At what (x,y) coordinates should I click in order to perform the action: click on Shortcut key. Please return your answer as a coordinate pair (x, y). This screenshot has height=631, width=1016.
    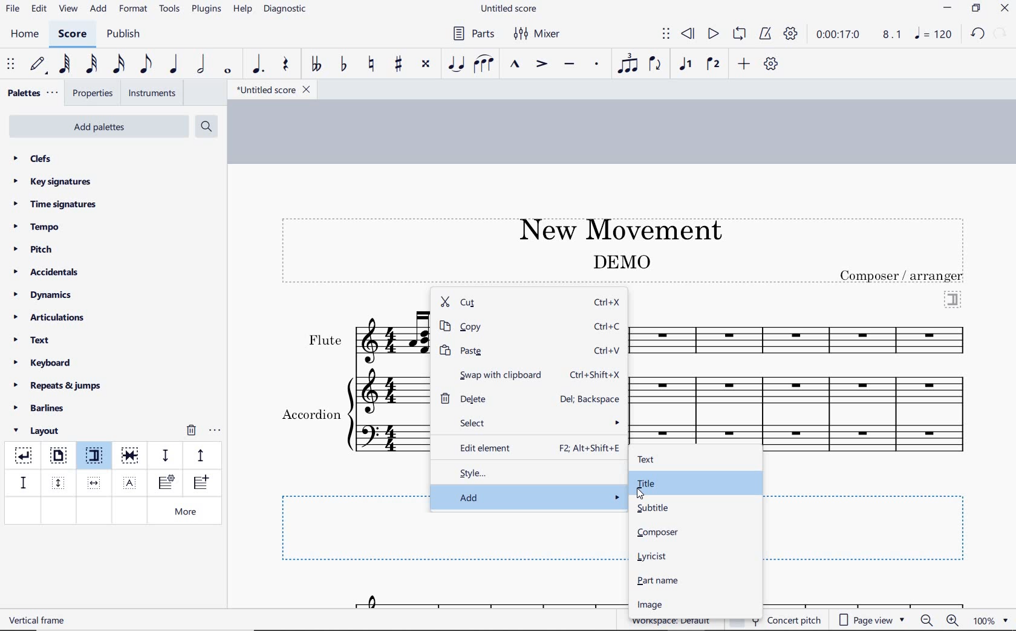
    Looking at the image, I should click on (608, 350).